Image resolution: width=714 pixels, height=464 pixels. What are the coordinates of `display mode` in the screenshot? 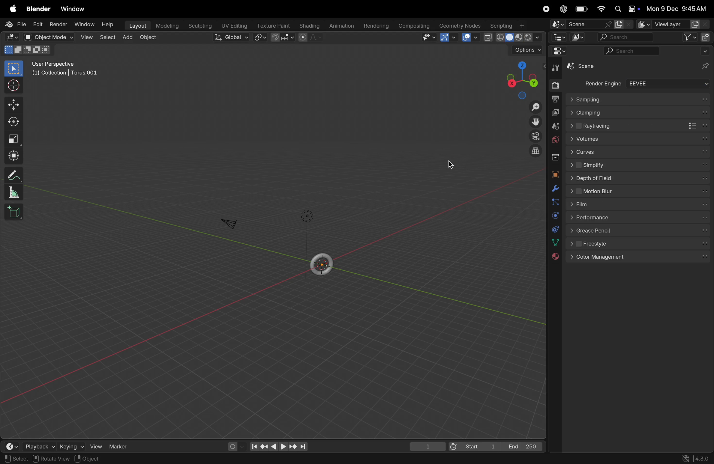 It's located at (577, 38).